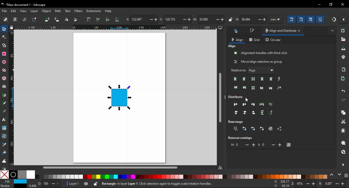 This screenshot has width=349, height=188. Describe the element at coordinates (5, 120) in the screenshot. I see `text tool` at that location.